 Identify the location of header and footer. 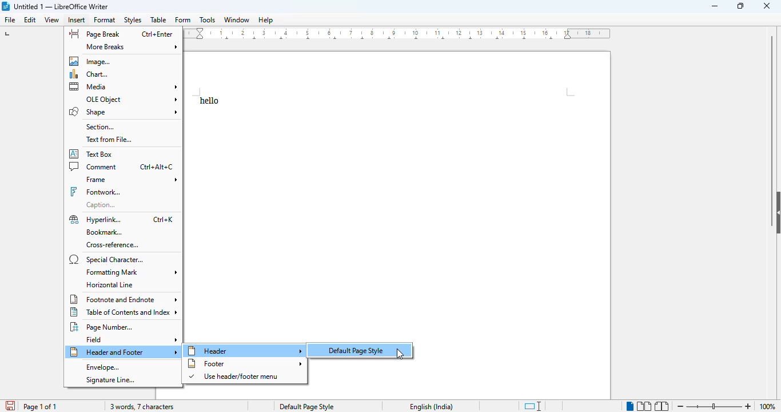
(124, 352).